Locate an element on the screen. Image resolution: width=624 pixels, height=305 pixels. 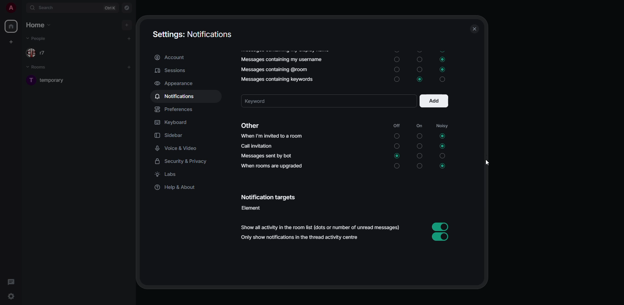
messages containing keywords is located at coordinates (274, 78).